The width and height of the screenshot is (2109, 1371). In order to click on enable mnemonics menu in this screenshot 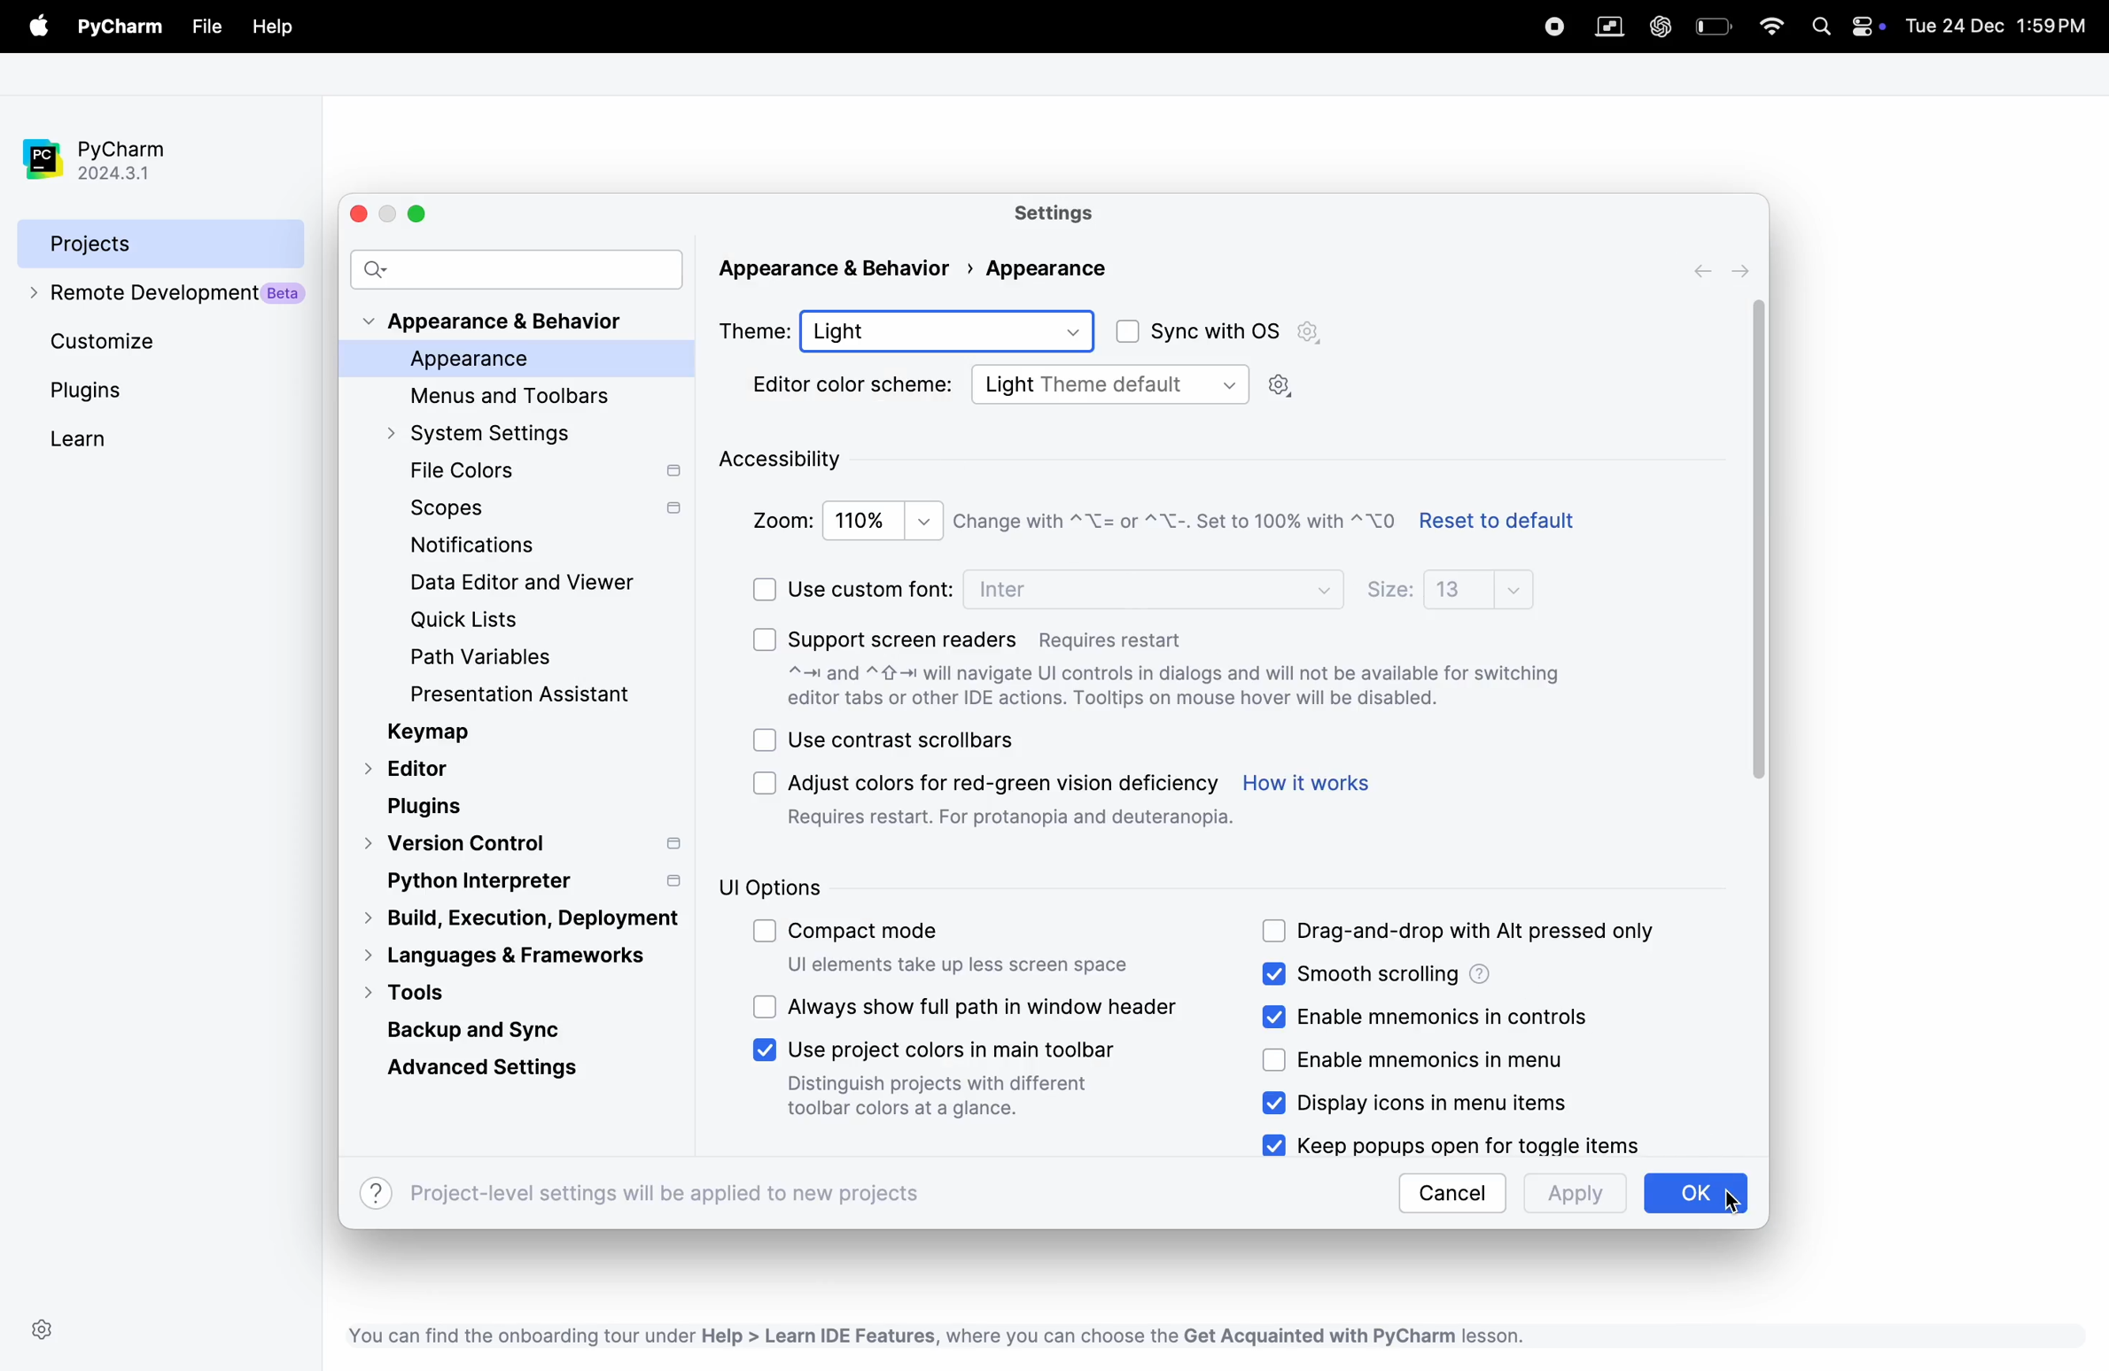, I will do `click(1451, 1057)`.